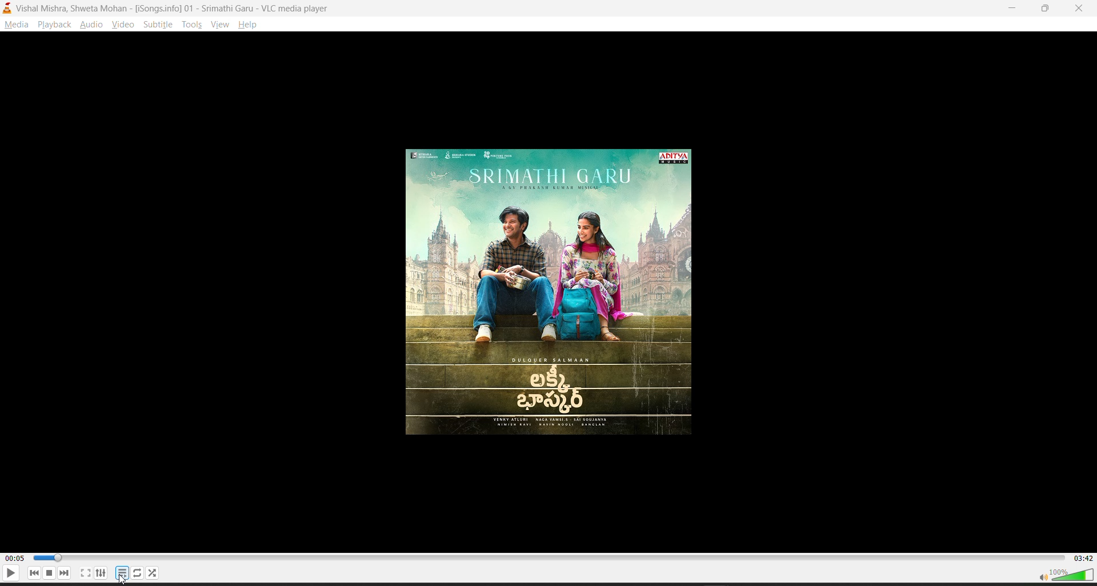 The image size is (1097, 586). What do you see at coordinates (1012, 8) in the screenshot?
I see `Minimize` at bounding box center [1012, 8].